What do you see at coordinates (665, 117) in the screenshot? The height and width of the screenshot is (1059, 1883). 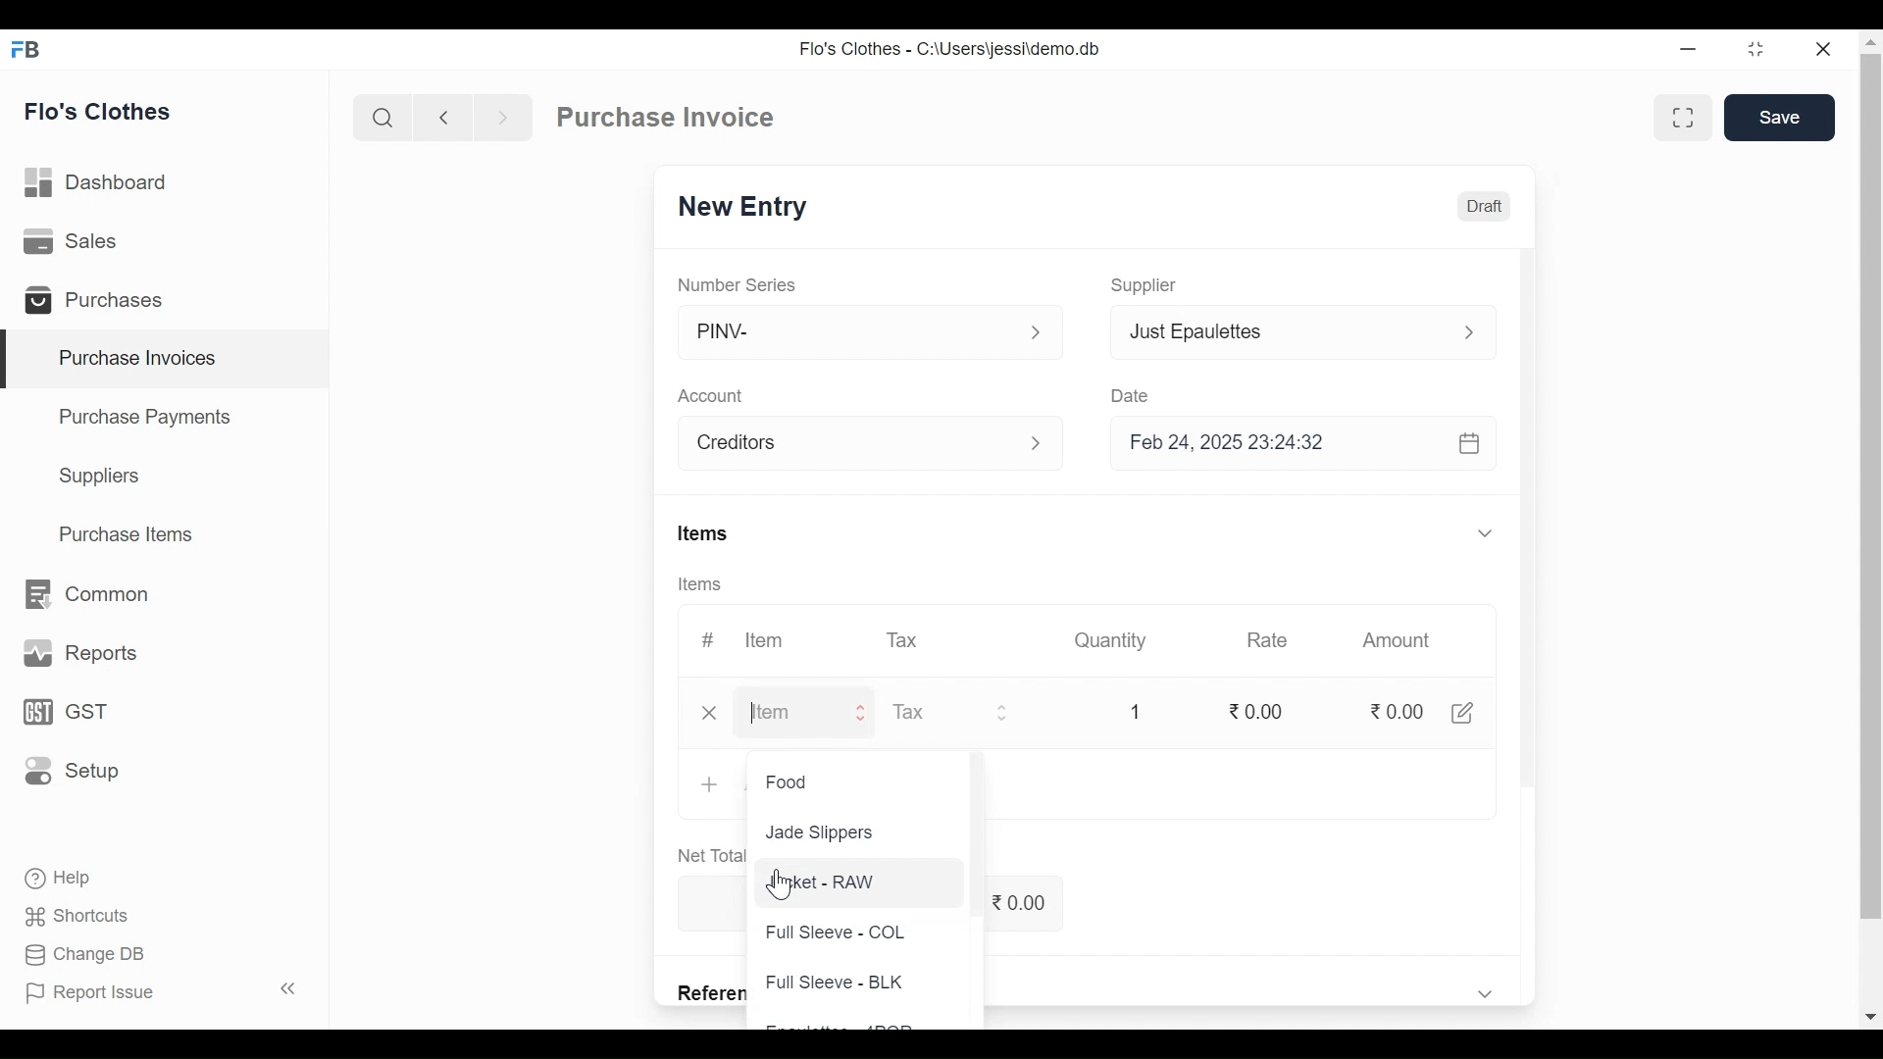 I see `Purchase Invoice` at bounding box center [665, 117].